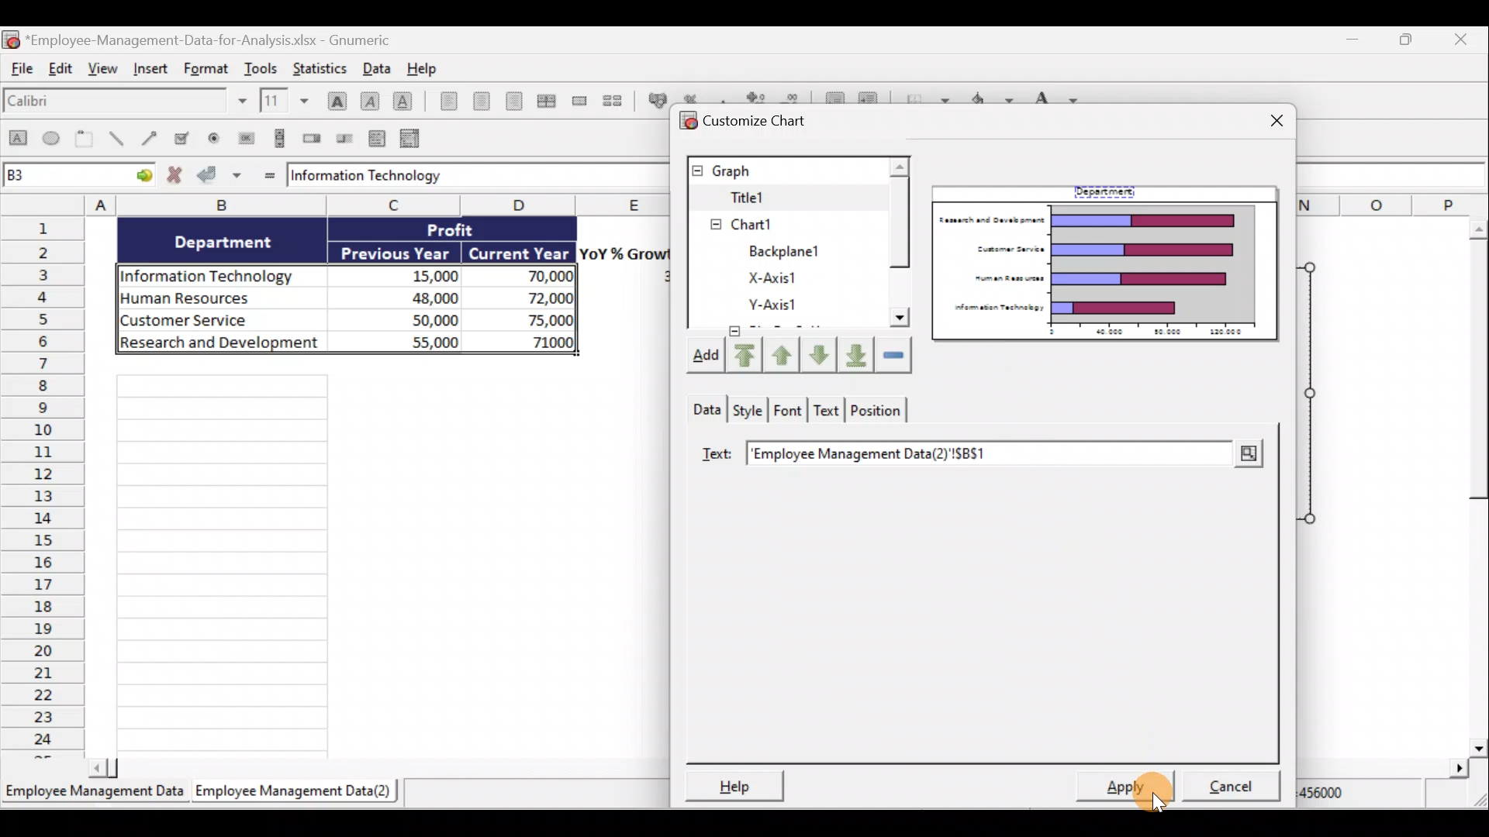 The image size is (1489, 837). Describe the element at coordinates (320, 67) in the screenshot. I see `Statistics` at that location.